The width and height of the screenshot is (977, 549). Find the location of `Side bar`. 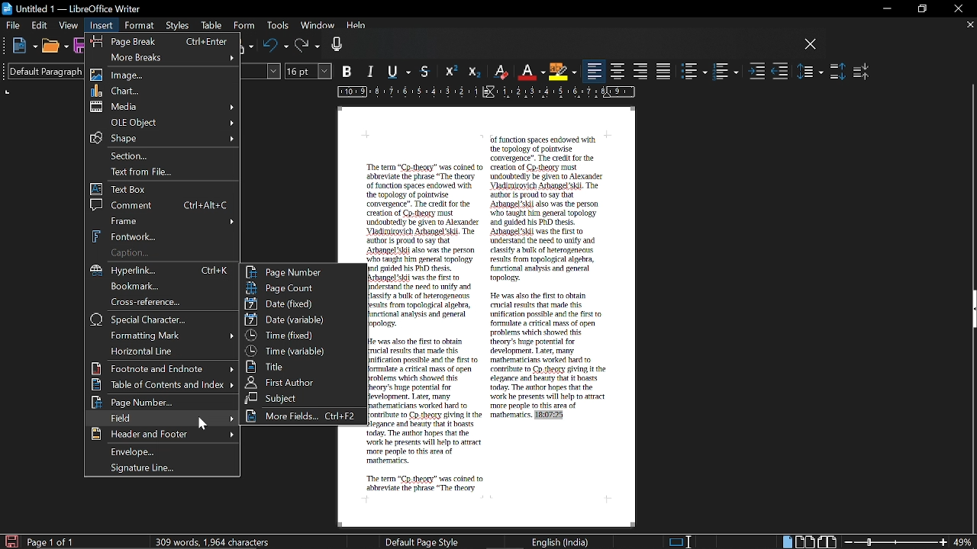

Side bar is located at coordinates (971, 311).